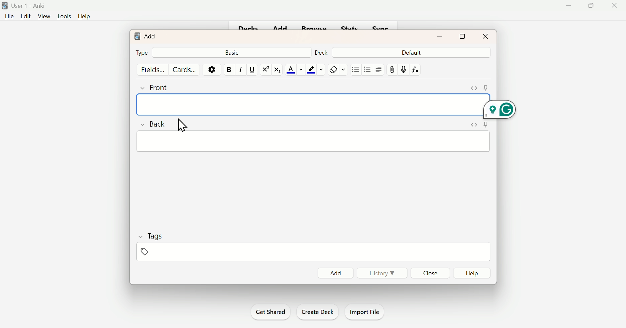  What do you see at coordinates (210, 70) in the screenshot?
I see `Options` at bounding box center [210, 70].